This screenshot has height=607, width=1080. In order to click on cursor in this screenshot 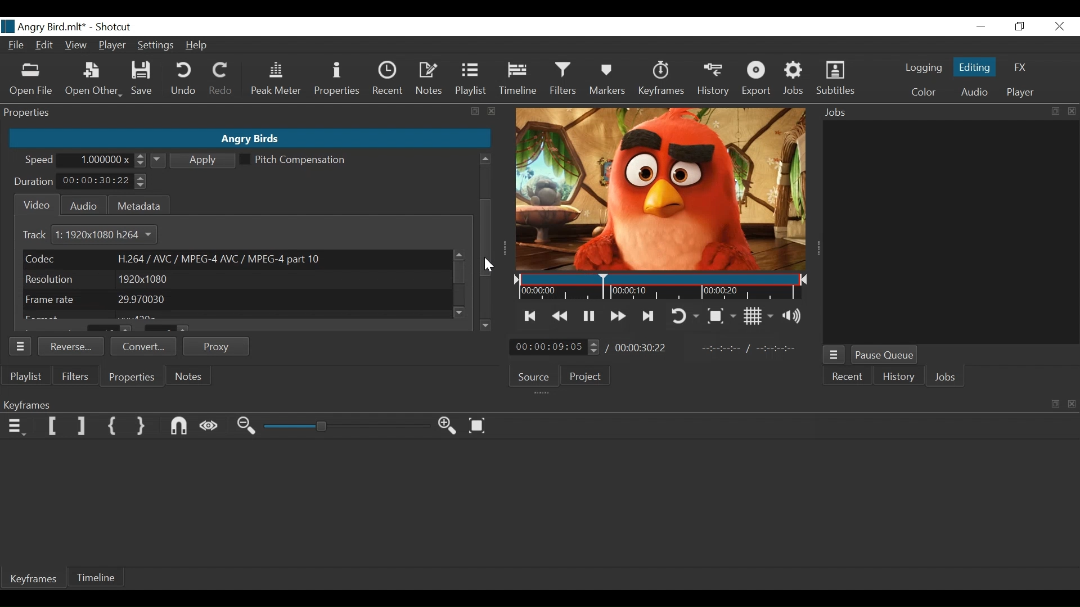, I will do `click(487, 230)`.